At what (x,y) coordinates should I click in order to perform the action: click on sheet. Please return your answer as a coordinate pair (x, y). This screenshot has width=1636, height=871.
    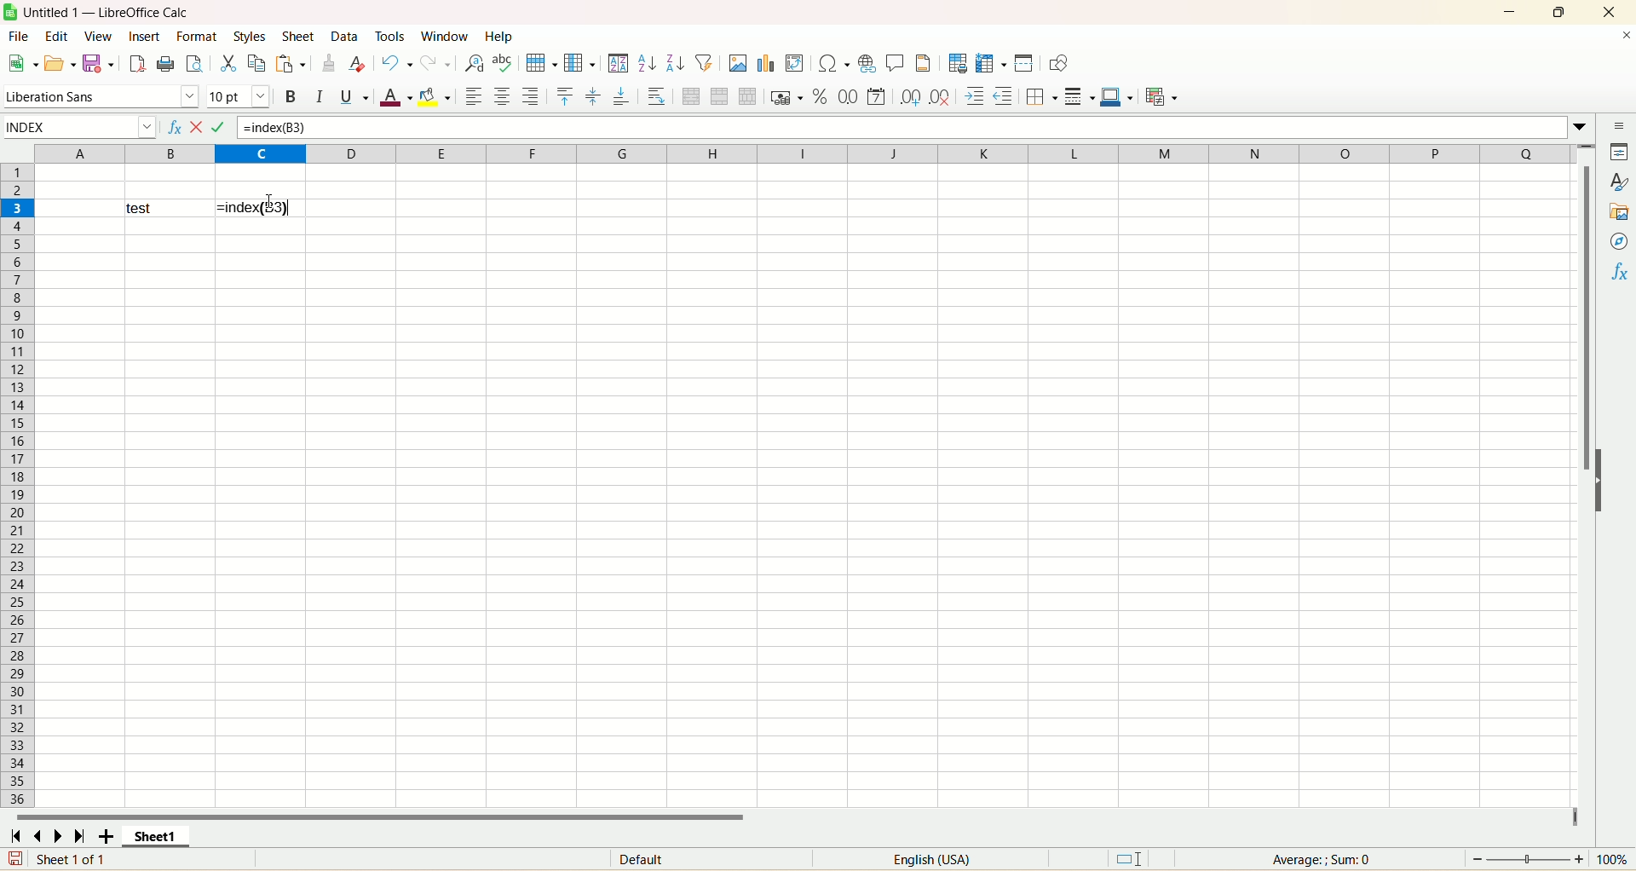
    Looking at the image, I should click on (299, 36).